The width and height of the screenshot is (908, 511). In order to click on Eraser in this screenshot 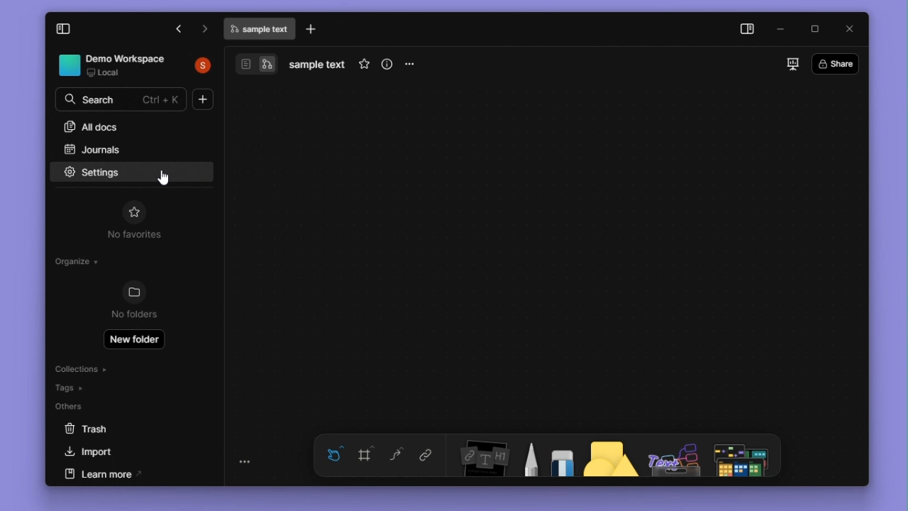, I will do `click(559, 456)`.